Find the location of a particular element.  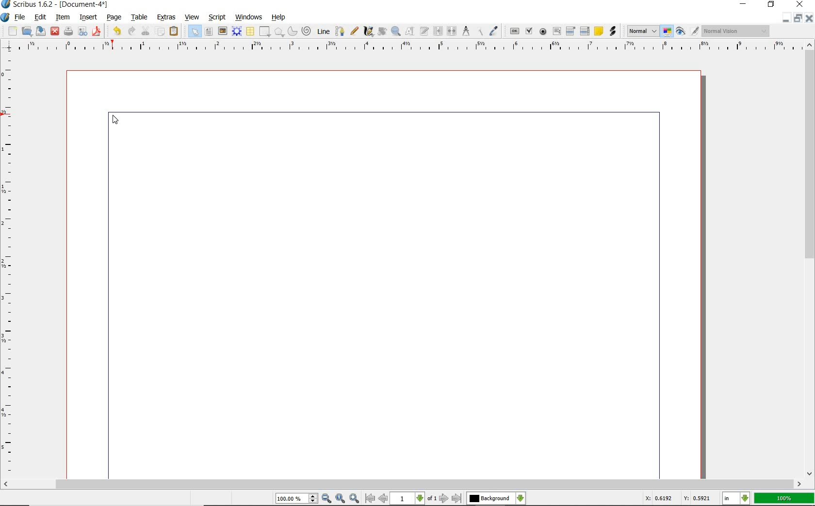

100.00% is located at coordinates (297, 499).